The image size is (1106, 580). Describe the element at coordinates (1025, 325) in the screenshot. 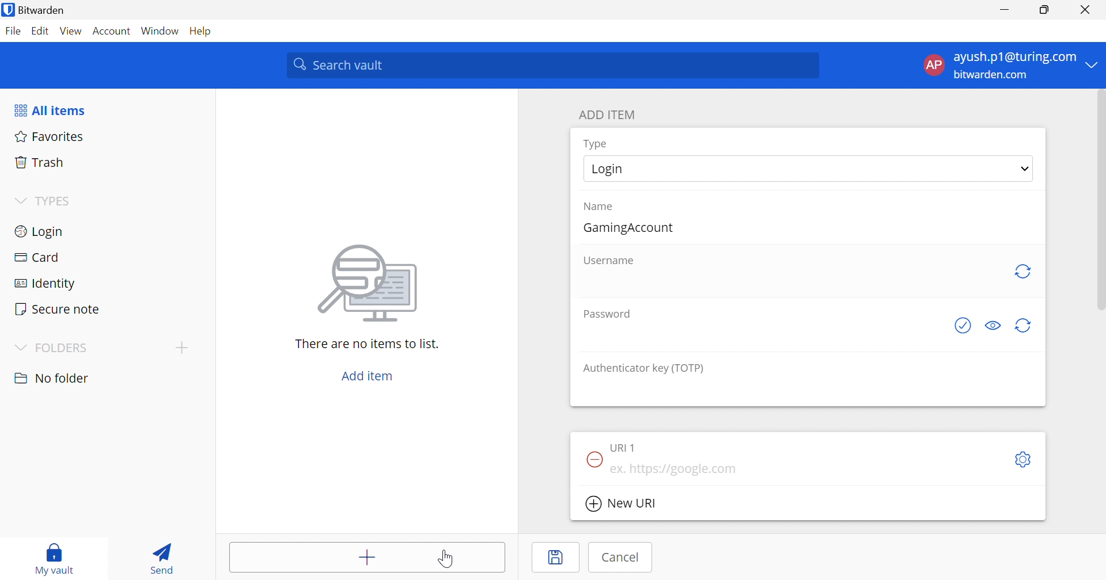

I see `Generate password` at that location.